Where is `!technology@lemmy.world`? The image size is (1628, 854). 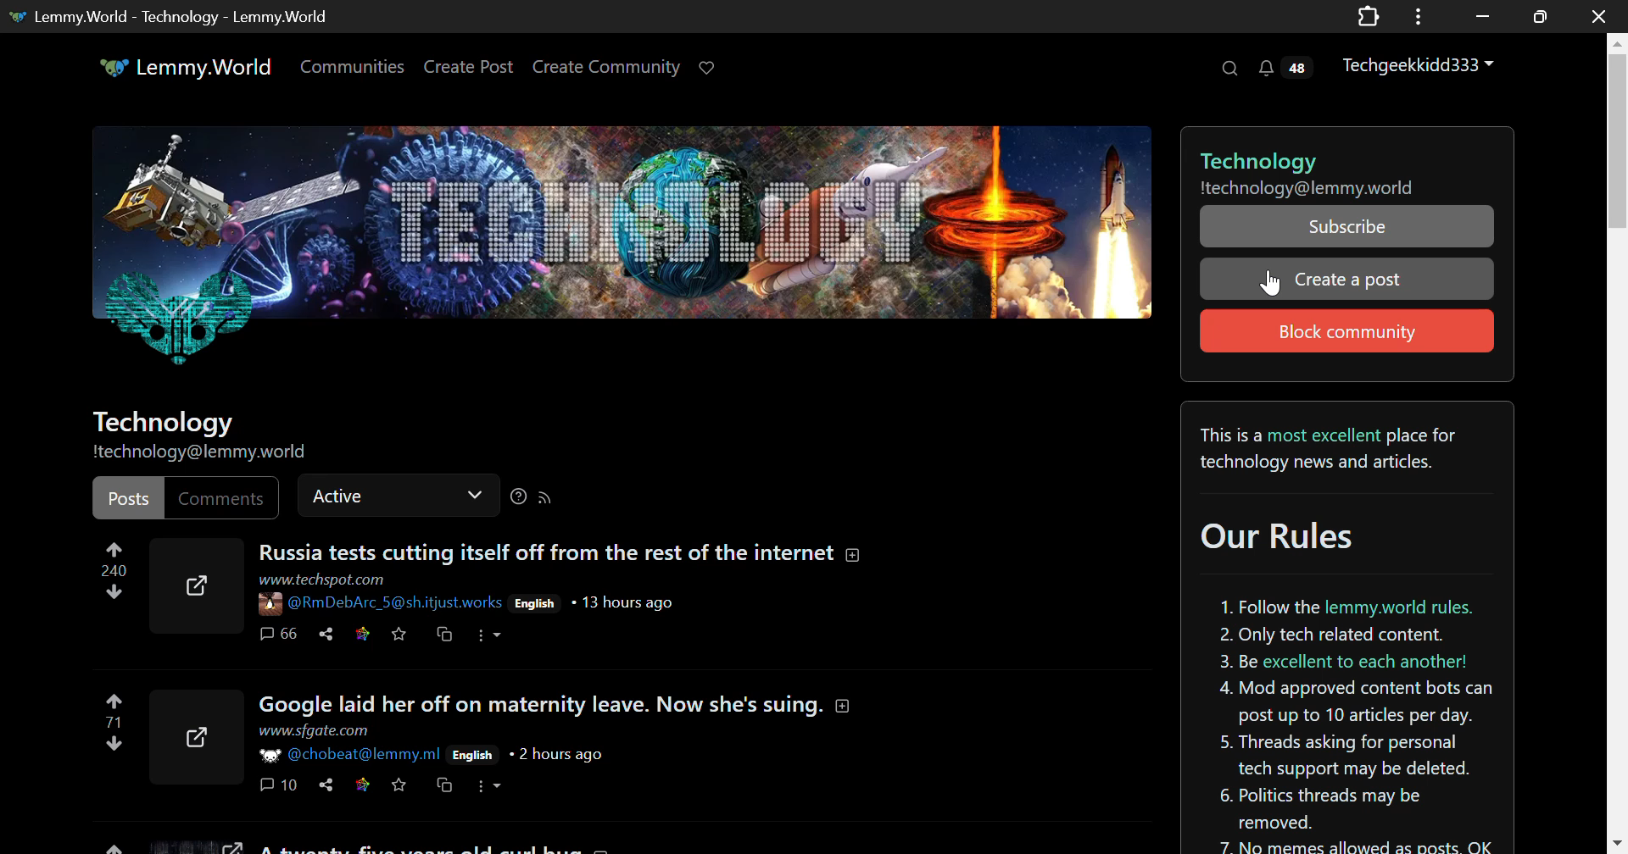 !technology@lemmy.world is located at coordinates (209, 452).